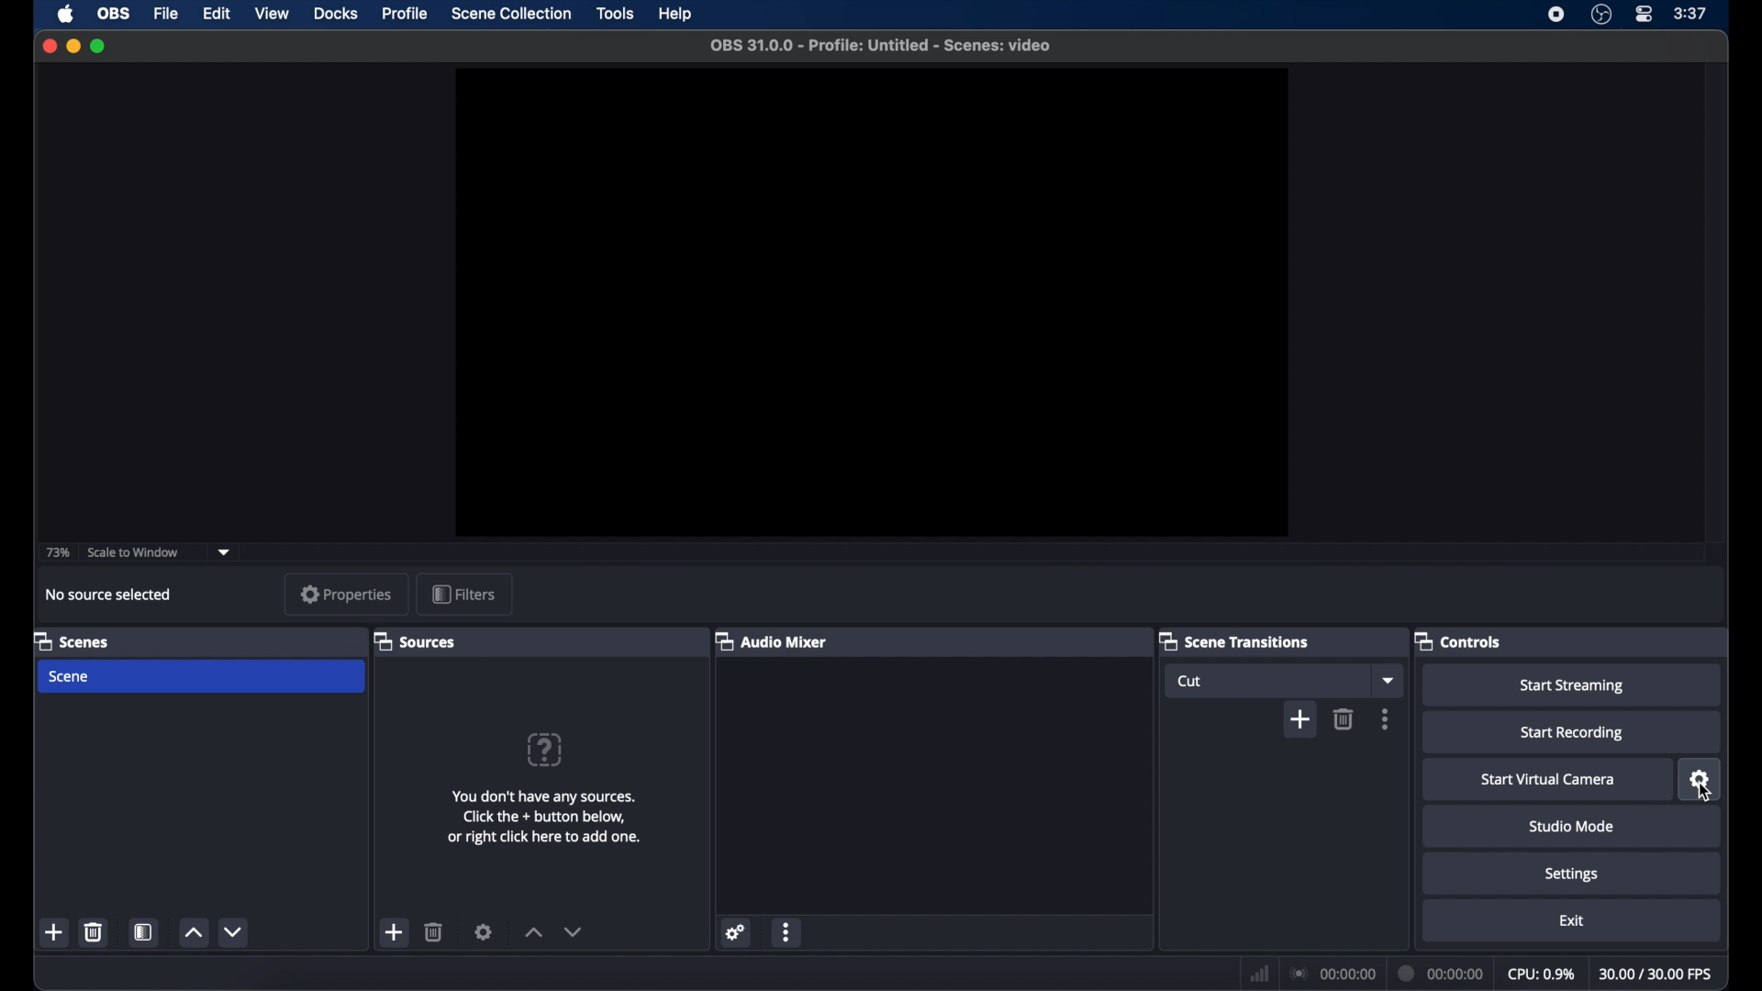  I want to click on obs studio, so click(1601, 15).